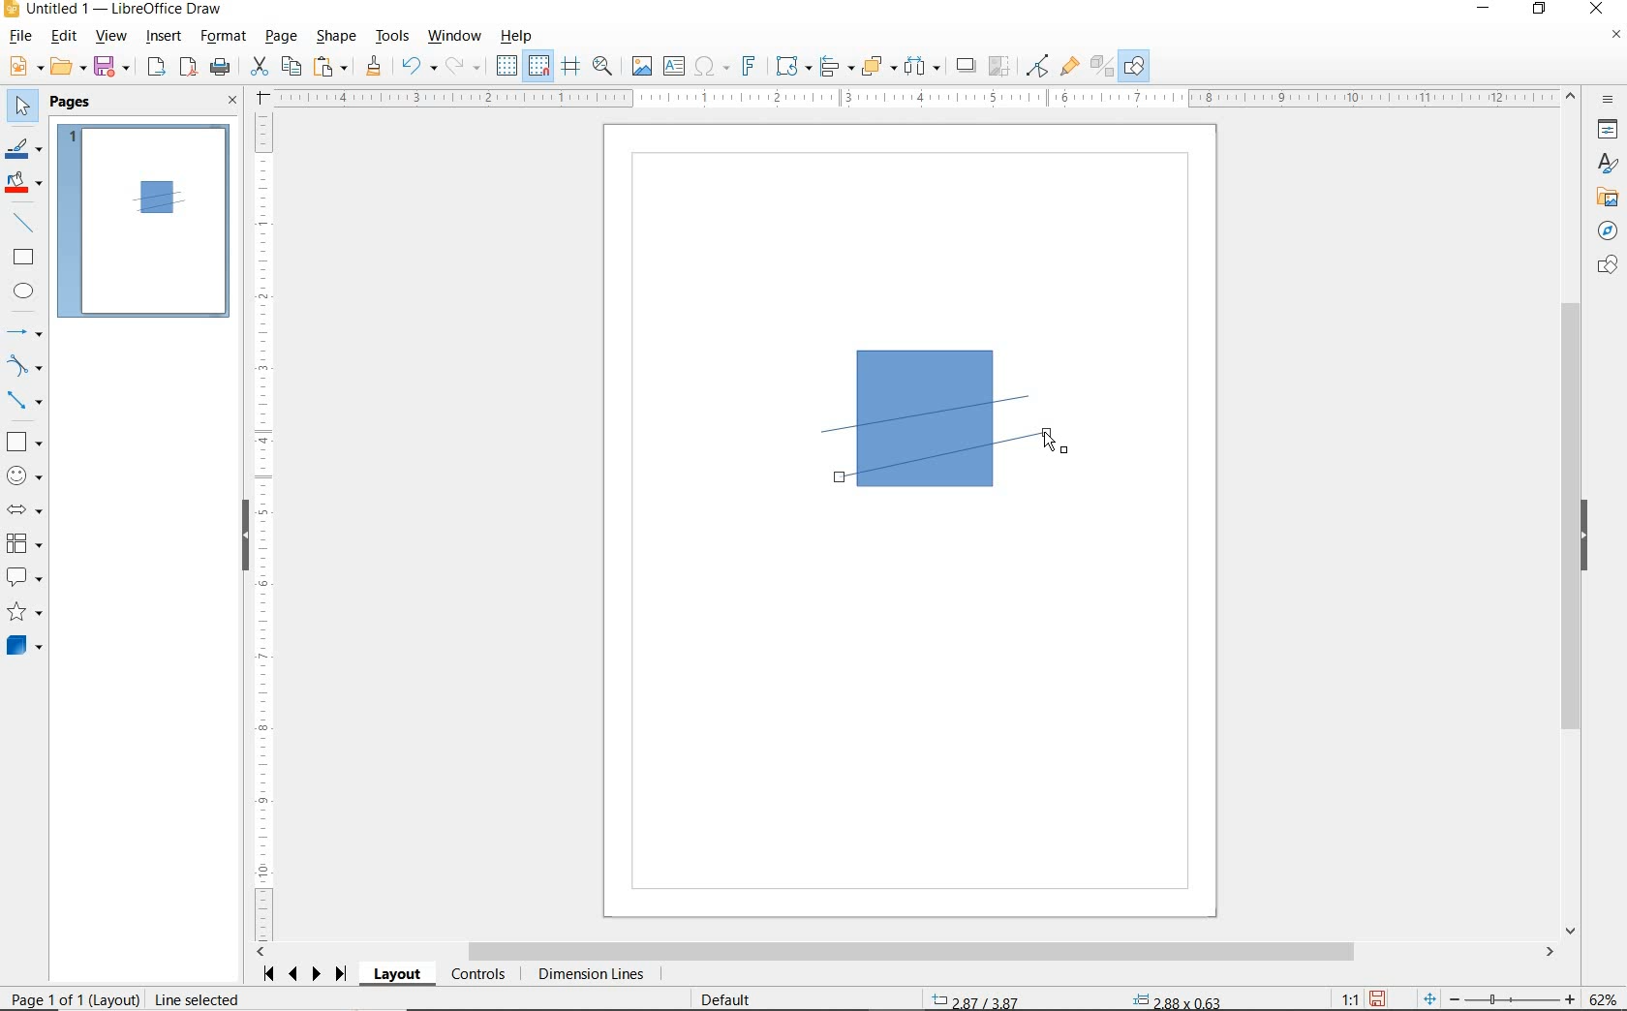 The image size is (1627, 1011). What do you see at coordinates (165, 38) in the screenshot?
I see `INSERT` at bounding box center [165, 38].